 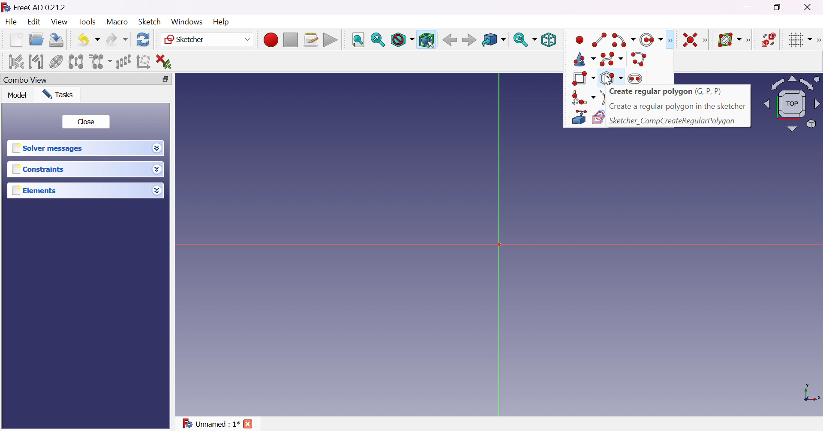 I want to click on Sketcher-CompCreateRegularPolygon, so click(x=672, y=121).